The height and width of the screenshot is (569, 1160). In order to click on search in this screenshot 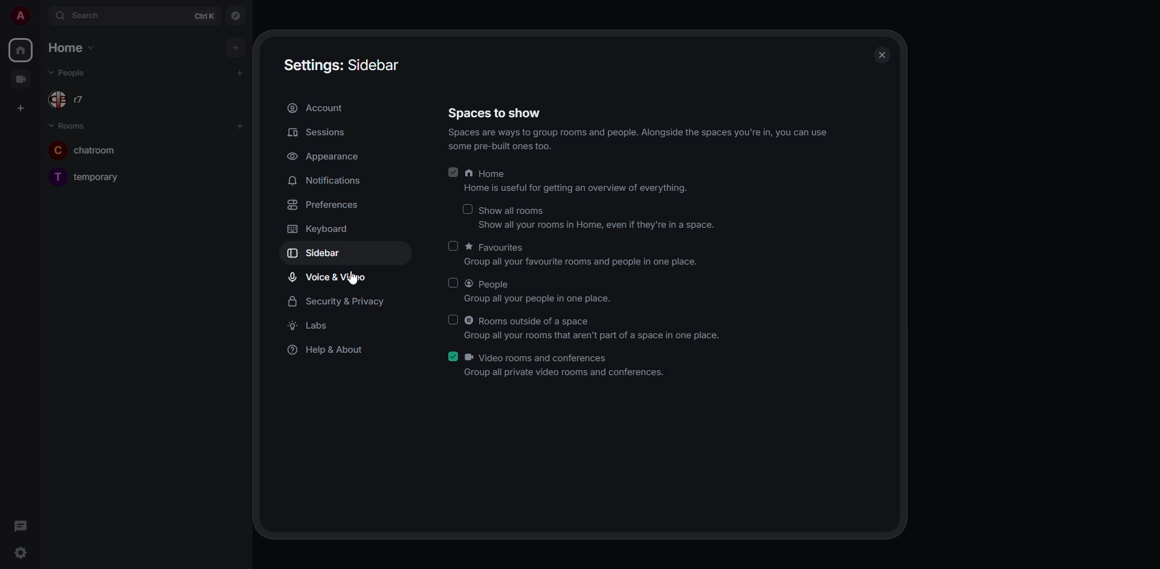, I will do `click(89, 16)`.